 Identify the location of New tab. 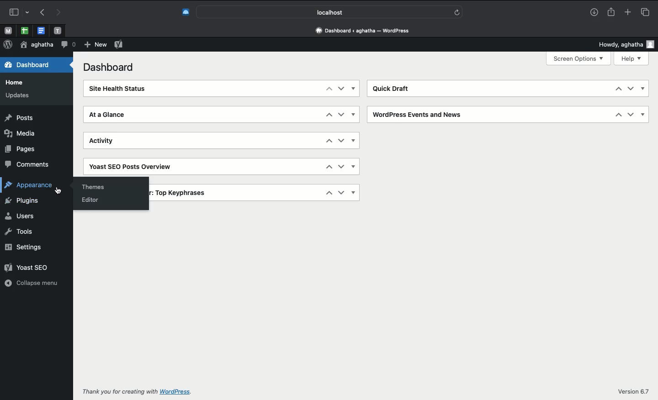
(628, 13).